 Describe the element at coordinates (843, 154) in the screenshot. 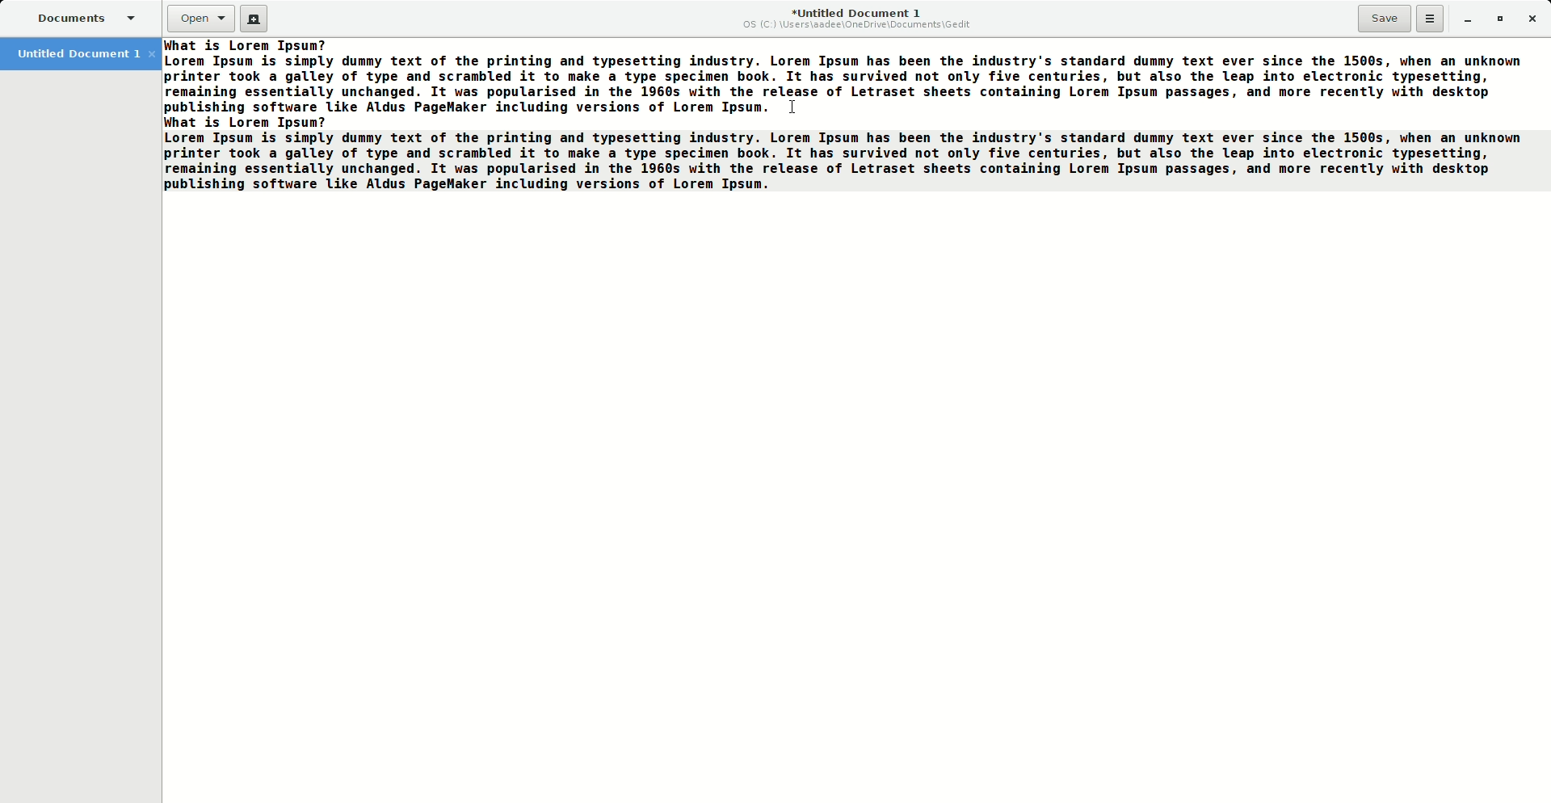

I see `Pasted text` at that location.